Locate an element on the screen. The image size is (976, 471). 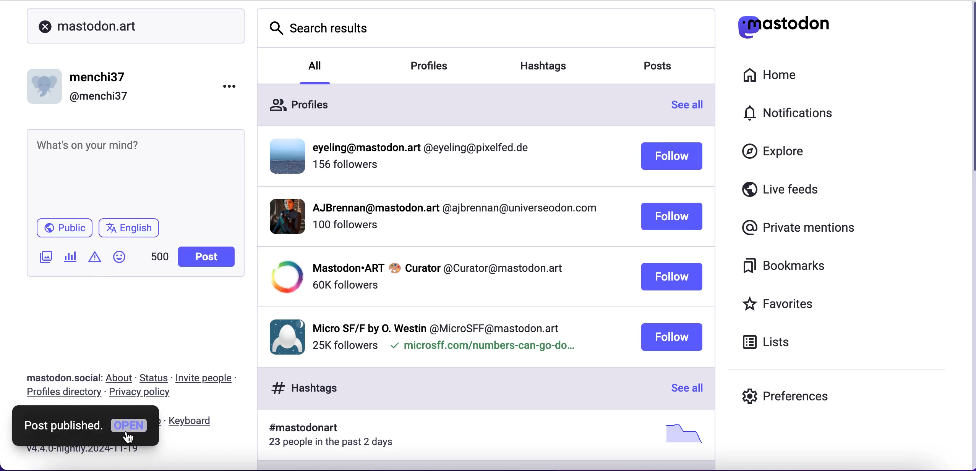
notifications is located at coordinates (805, 115).